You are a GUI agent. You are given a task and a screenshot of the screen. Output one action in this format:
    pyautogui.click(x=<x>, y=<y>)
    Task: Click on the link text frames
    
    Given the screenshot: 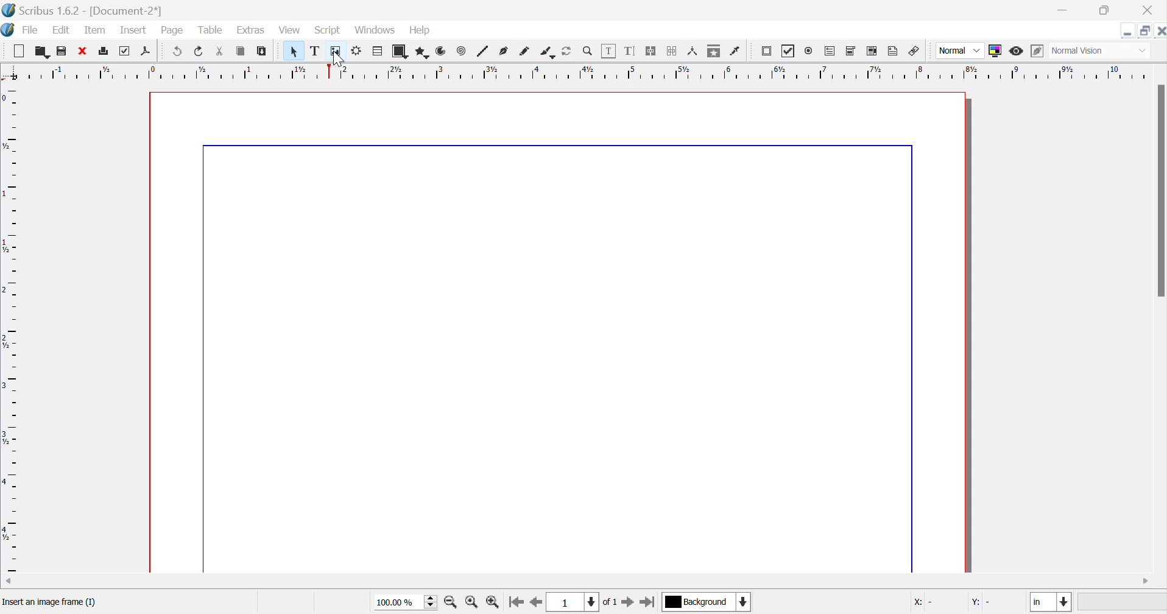 What is the action you would take?
    pyautogui.click(x=652, y=51)
    